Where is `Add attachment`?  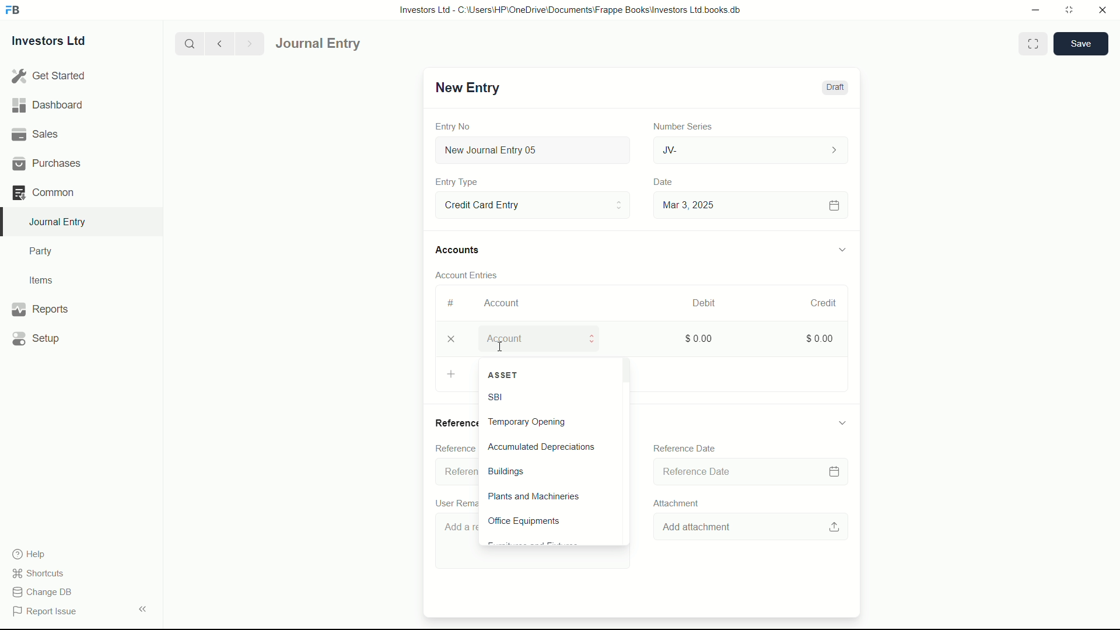
Add attachment is located at coordinates (754, 526).